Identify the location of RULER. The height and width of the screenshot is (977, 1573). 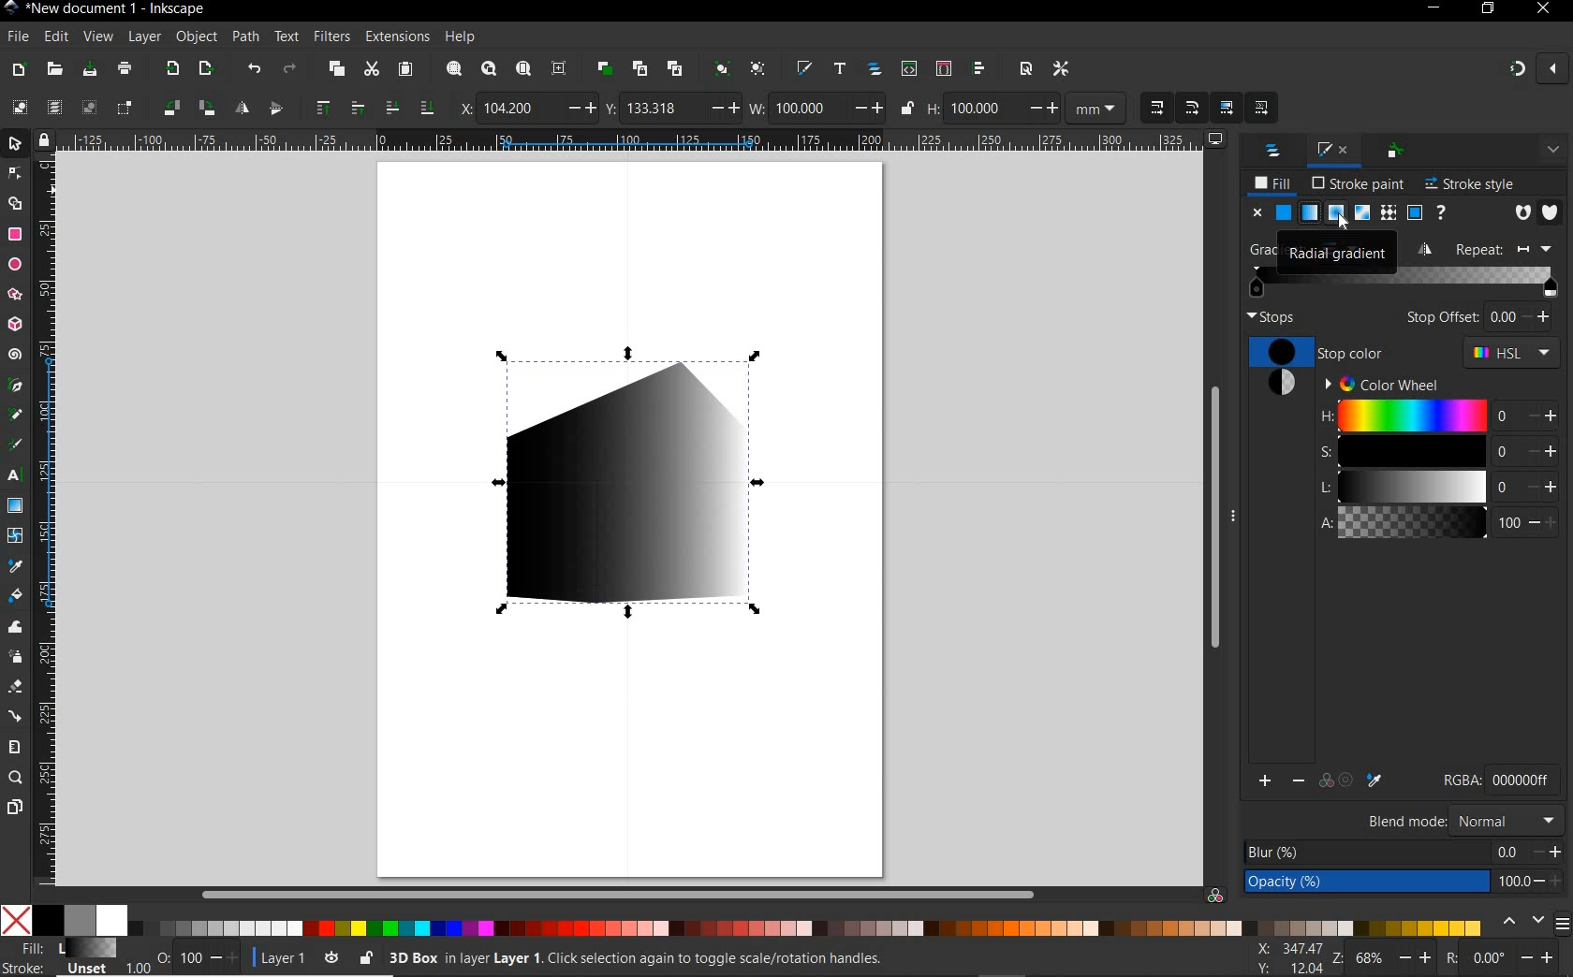
(629, 141).